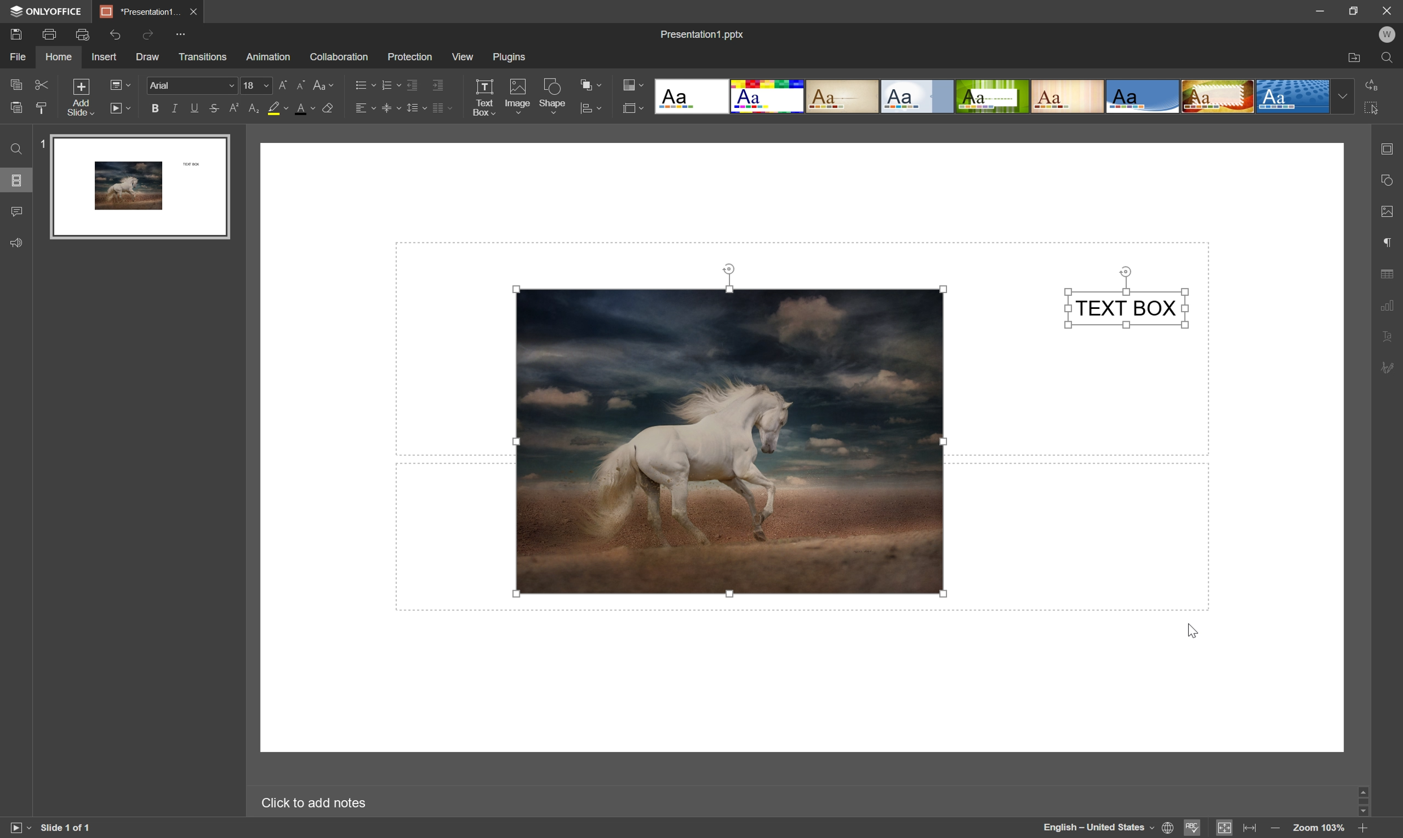 This screenshot has height=838, width=1403. I want to click on onlyoffice, so click(47, 11).